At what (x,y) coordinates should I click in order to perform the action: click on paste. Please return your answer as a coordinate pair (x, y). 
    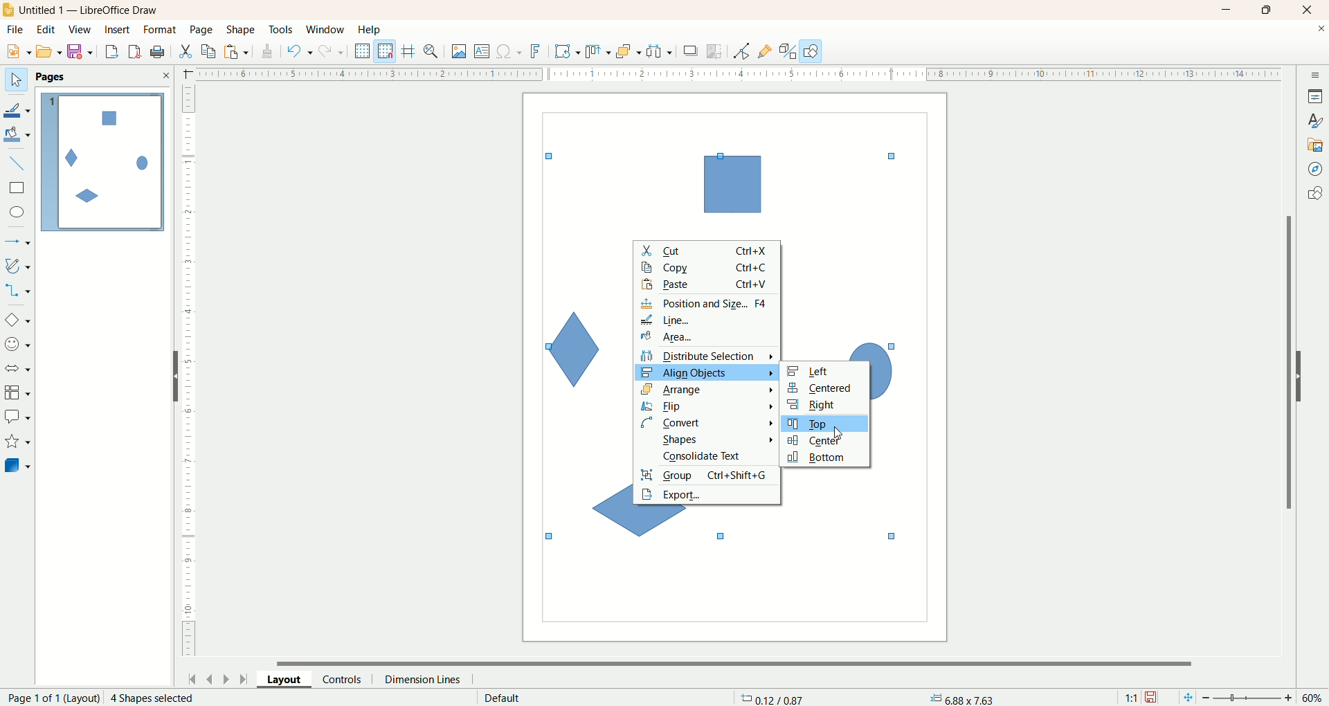
    Looking at the image, I should click on (708, 284).